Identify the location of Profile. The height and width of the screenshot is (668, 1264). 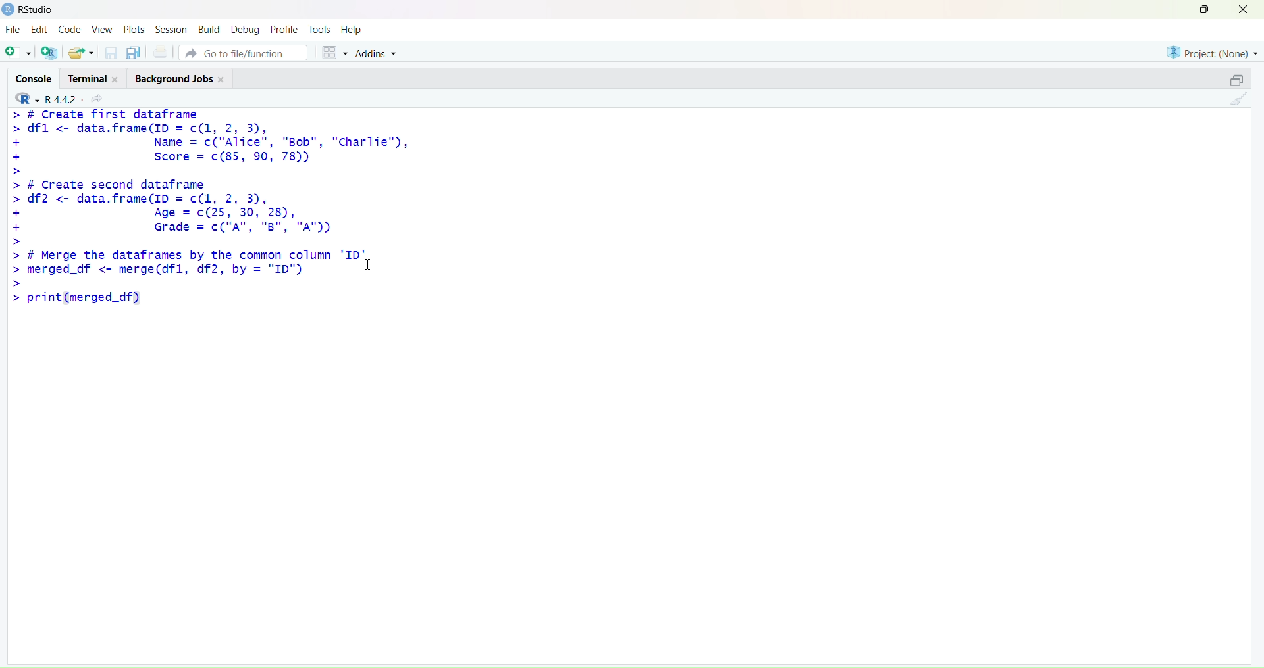
(285, 30).